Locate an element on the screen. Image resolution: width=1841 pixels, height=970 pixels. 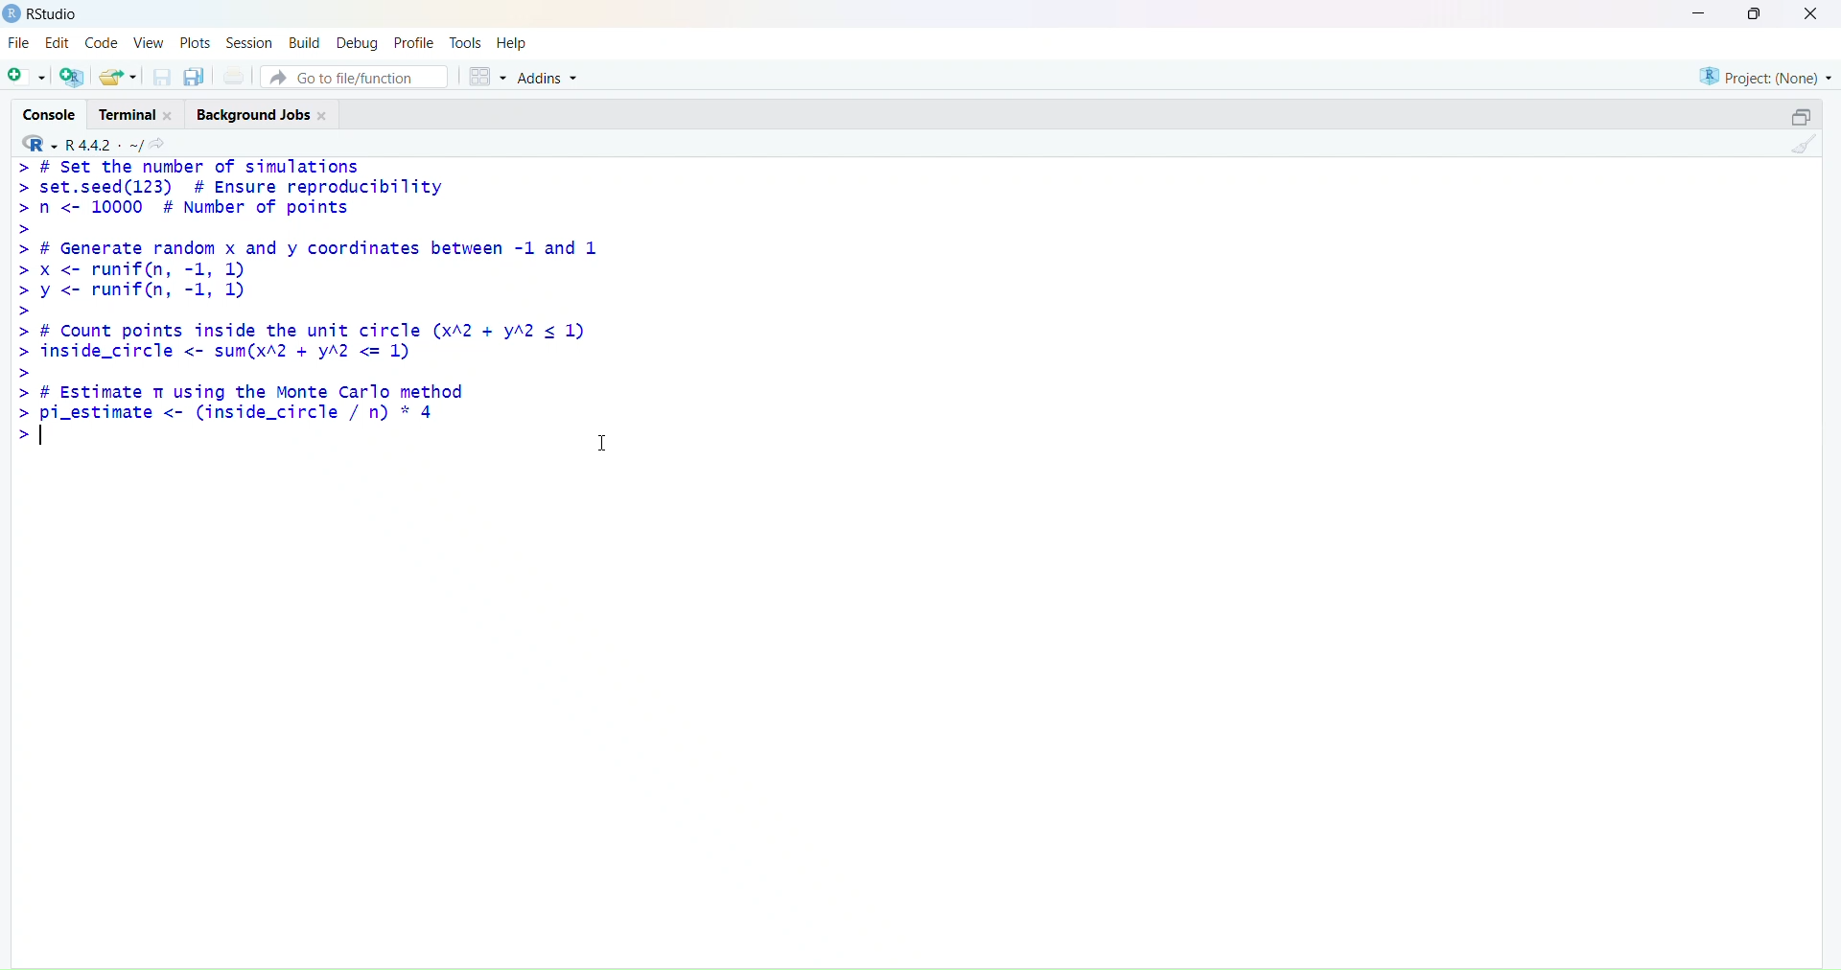
Terminal is located at coordinates (137, 114).